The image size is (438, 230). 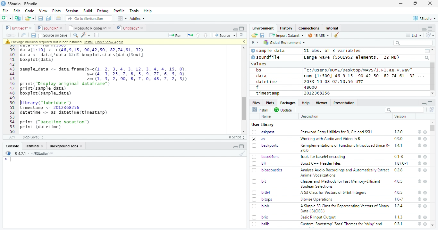 I want to click on close, so click(x=426, y=163).